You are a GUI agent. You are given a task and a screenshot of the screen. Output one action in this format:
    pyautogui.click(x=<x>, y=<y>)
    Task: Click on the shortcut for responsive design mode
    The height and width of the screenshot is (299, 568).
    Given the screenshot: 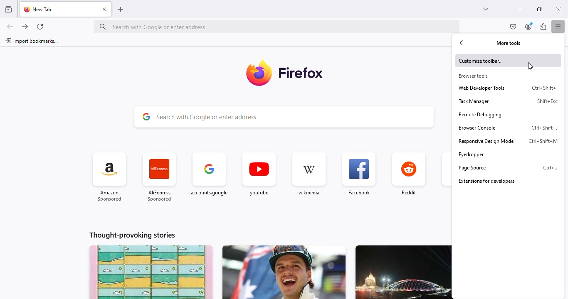 What is the action you would take?
    pyautogui.click(x=543, y=141)
    